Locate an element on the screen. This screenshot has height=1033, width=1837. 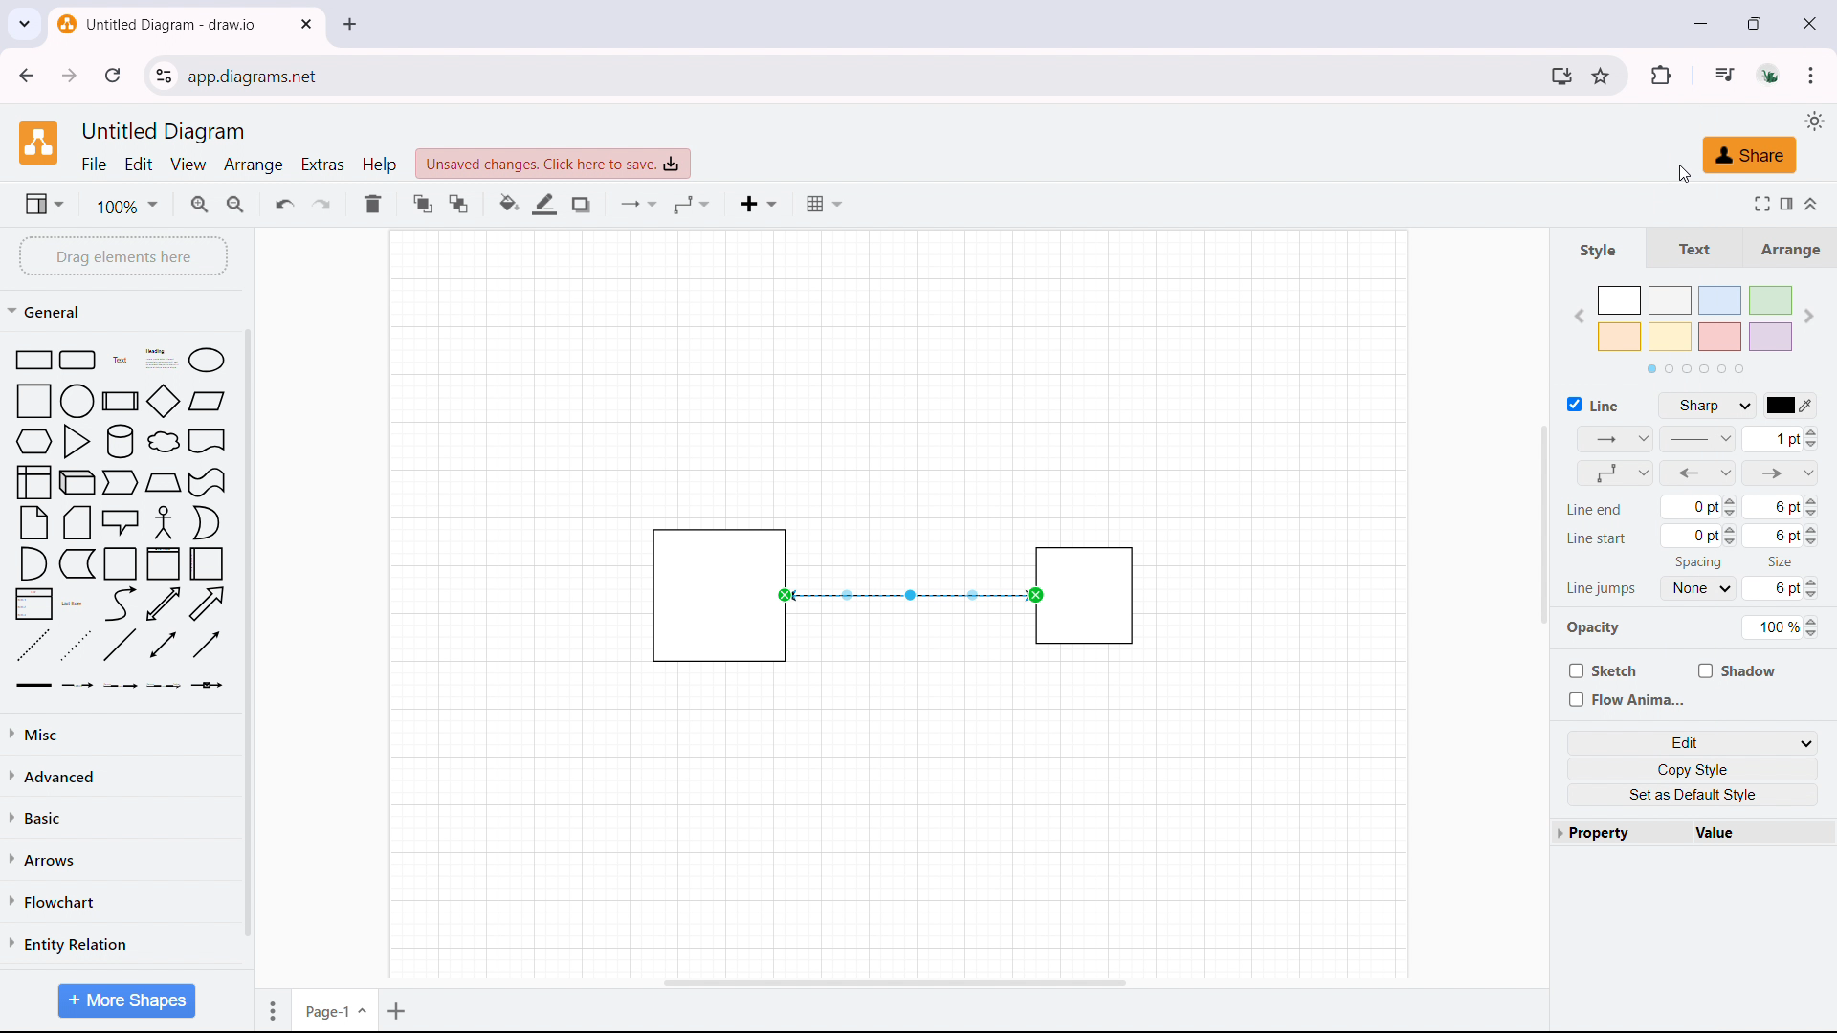
collapse/expand is located at coordinates (1814, 202).